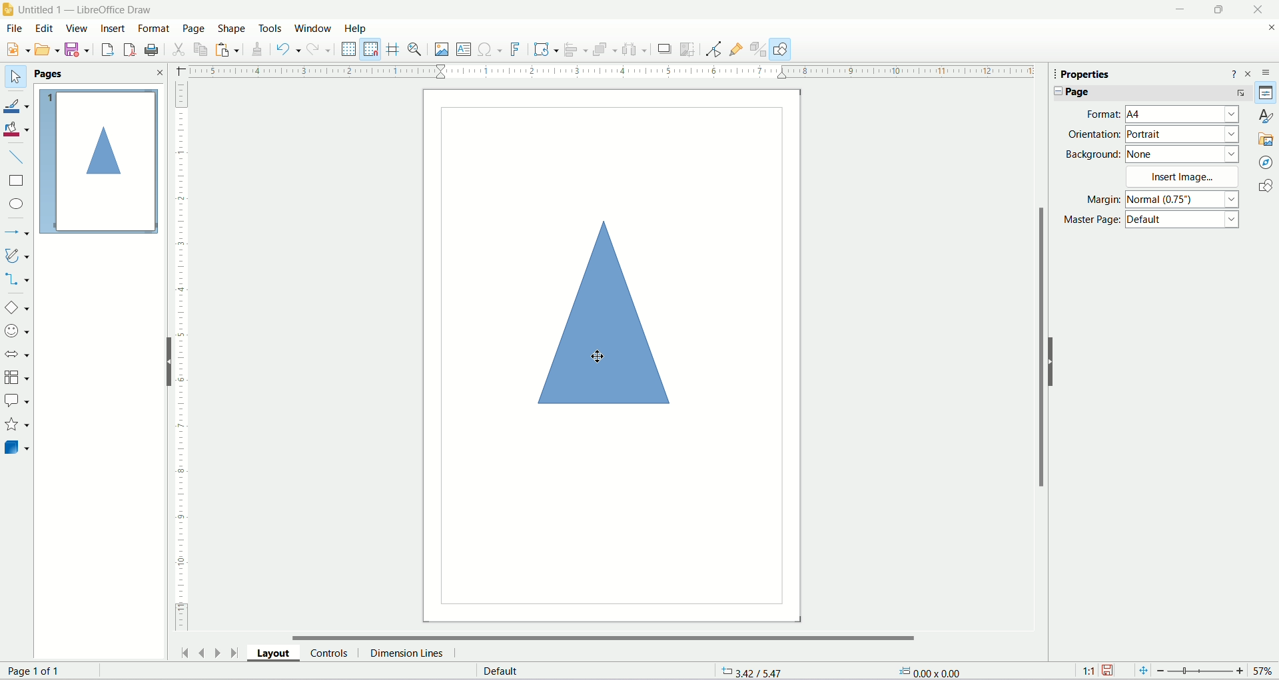 Image resolution: width=1279 pixels, height=680 pixels. What do you see at coordinates (17, 105) in the screenshot?
I see `Line Color` at bounding box center [17, 105].